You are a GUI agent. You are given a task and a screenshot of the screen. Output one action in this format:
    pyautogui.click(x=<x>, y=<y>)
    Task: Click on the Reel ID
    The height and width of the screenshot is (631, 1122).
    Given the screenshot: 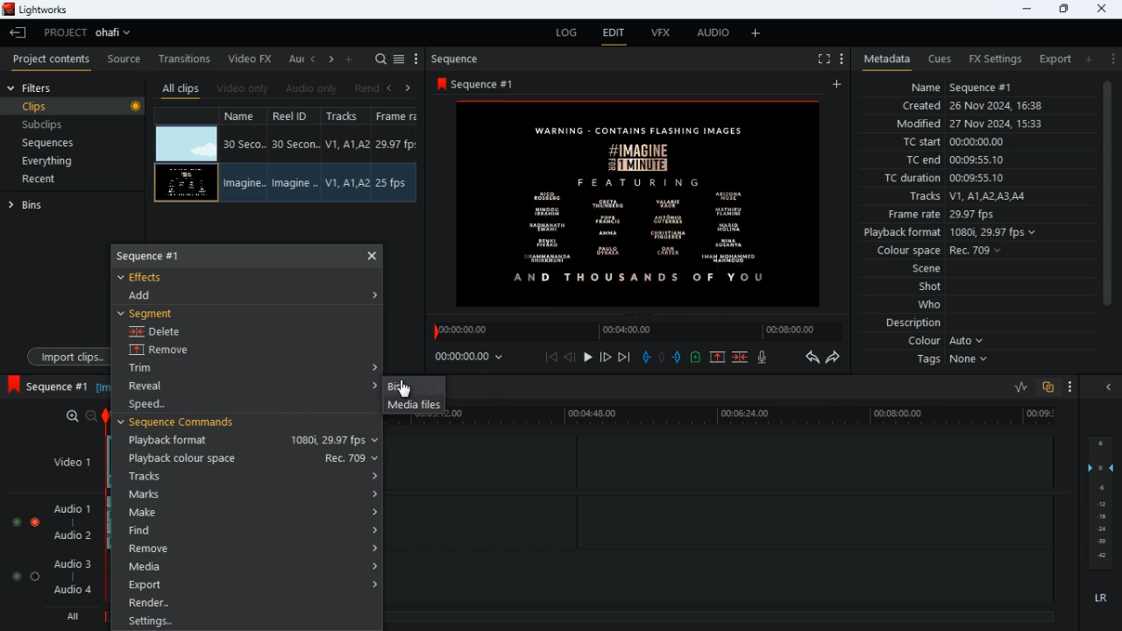 What is the action you would take?
    pyautogui.click(x=296, y=145)
    